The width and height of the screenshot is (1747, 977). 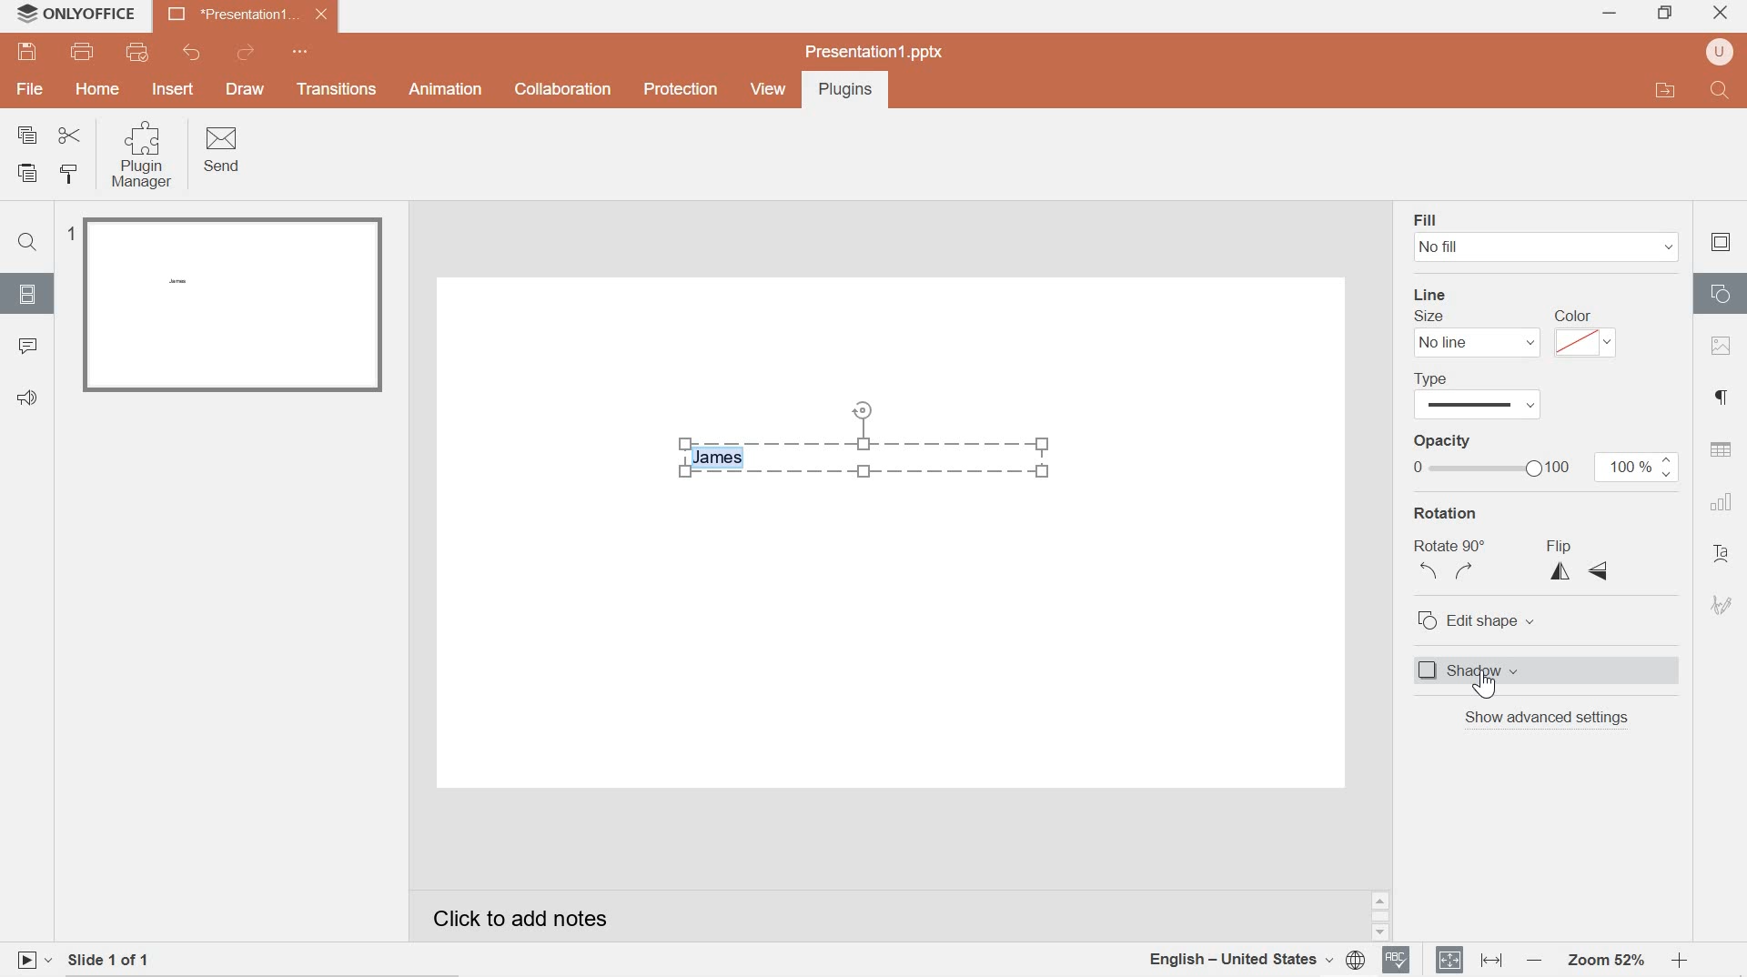 What do you see at coordinates (224, 151) in the screenshot?
I see `Send` at bounding box center [224, 151].